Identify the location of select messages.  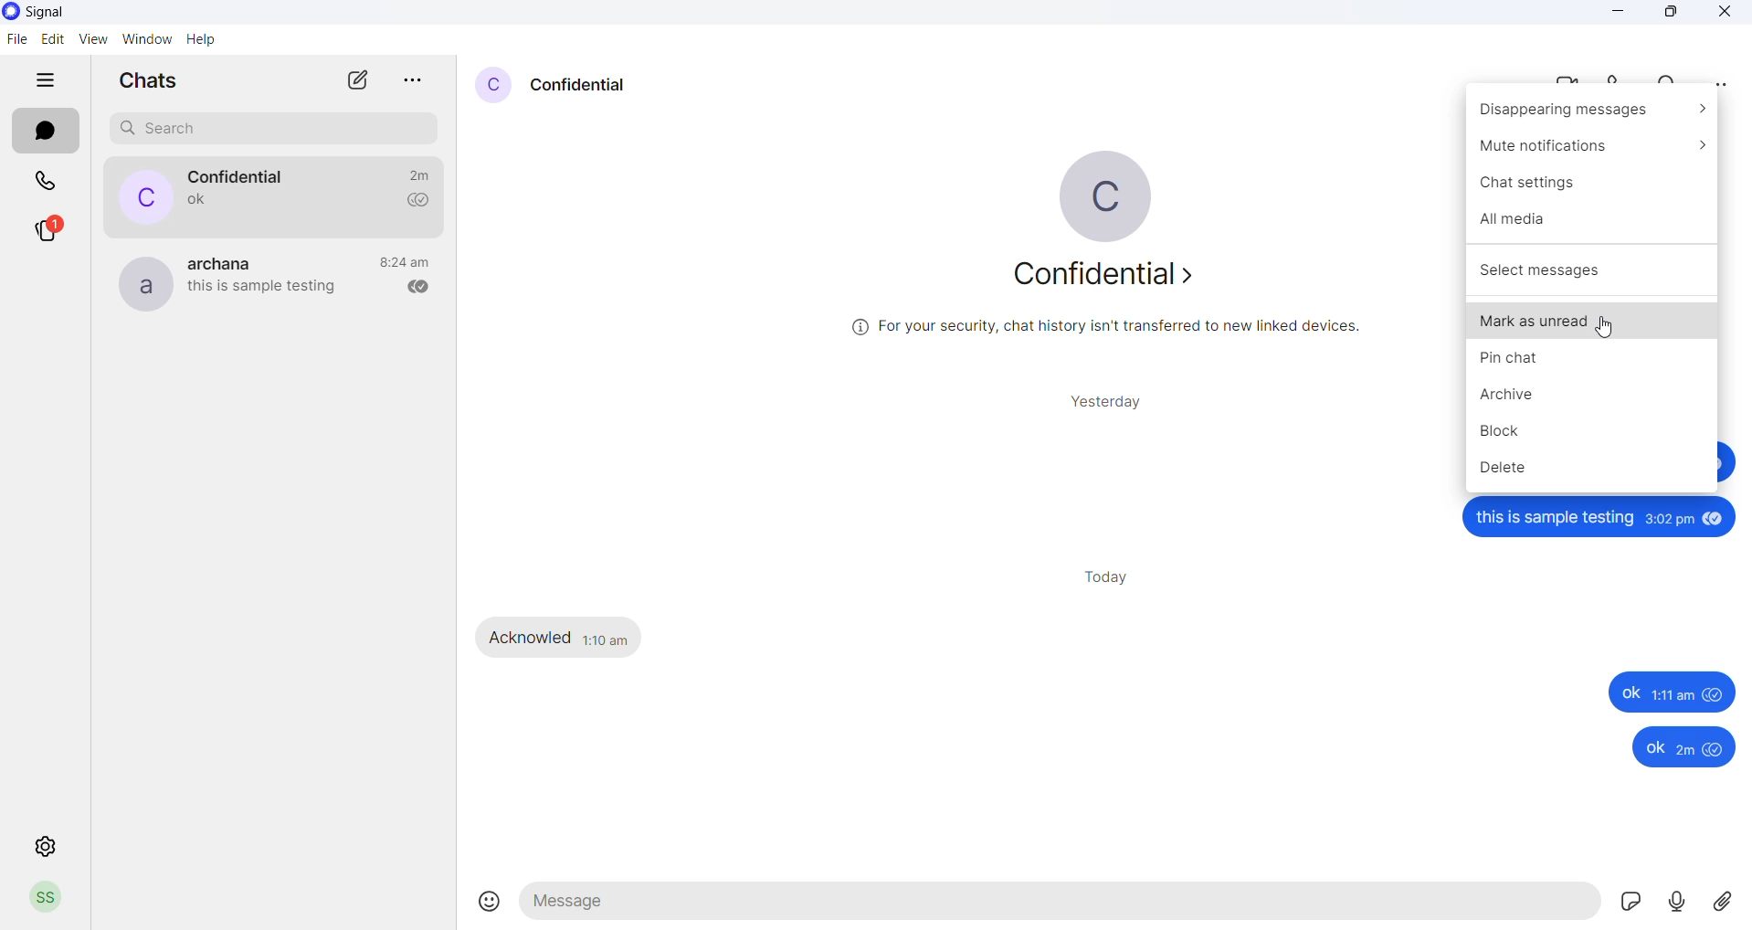
(1591, 269).